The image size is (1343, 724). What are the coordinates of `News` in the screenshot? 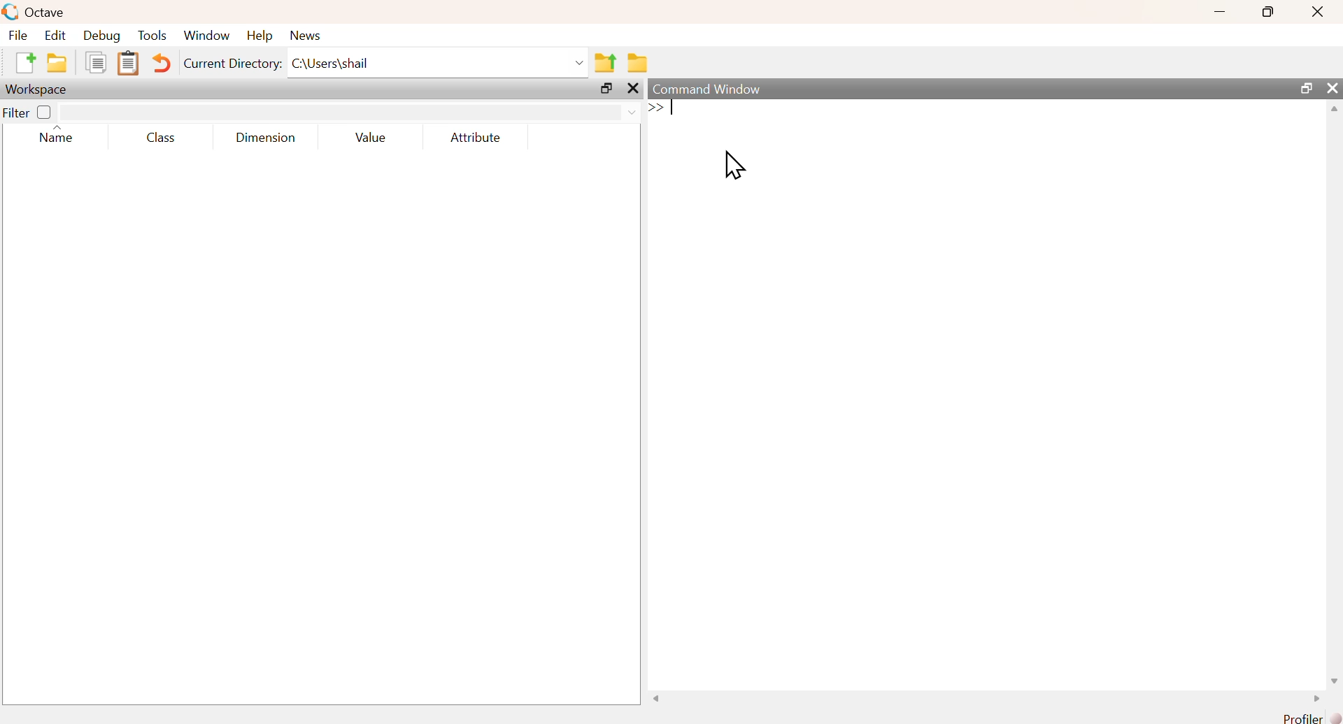 It's located at (306, 36).